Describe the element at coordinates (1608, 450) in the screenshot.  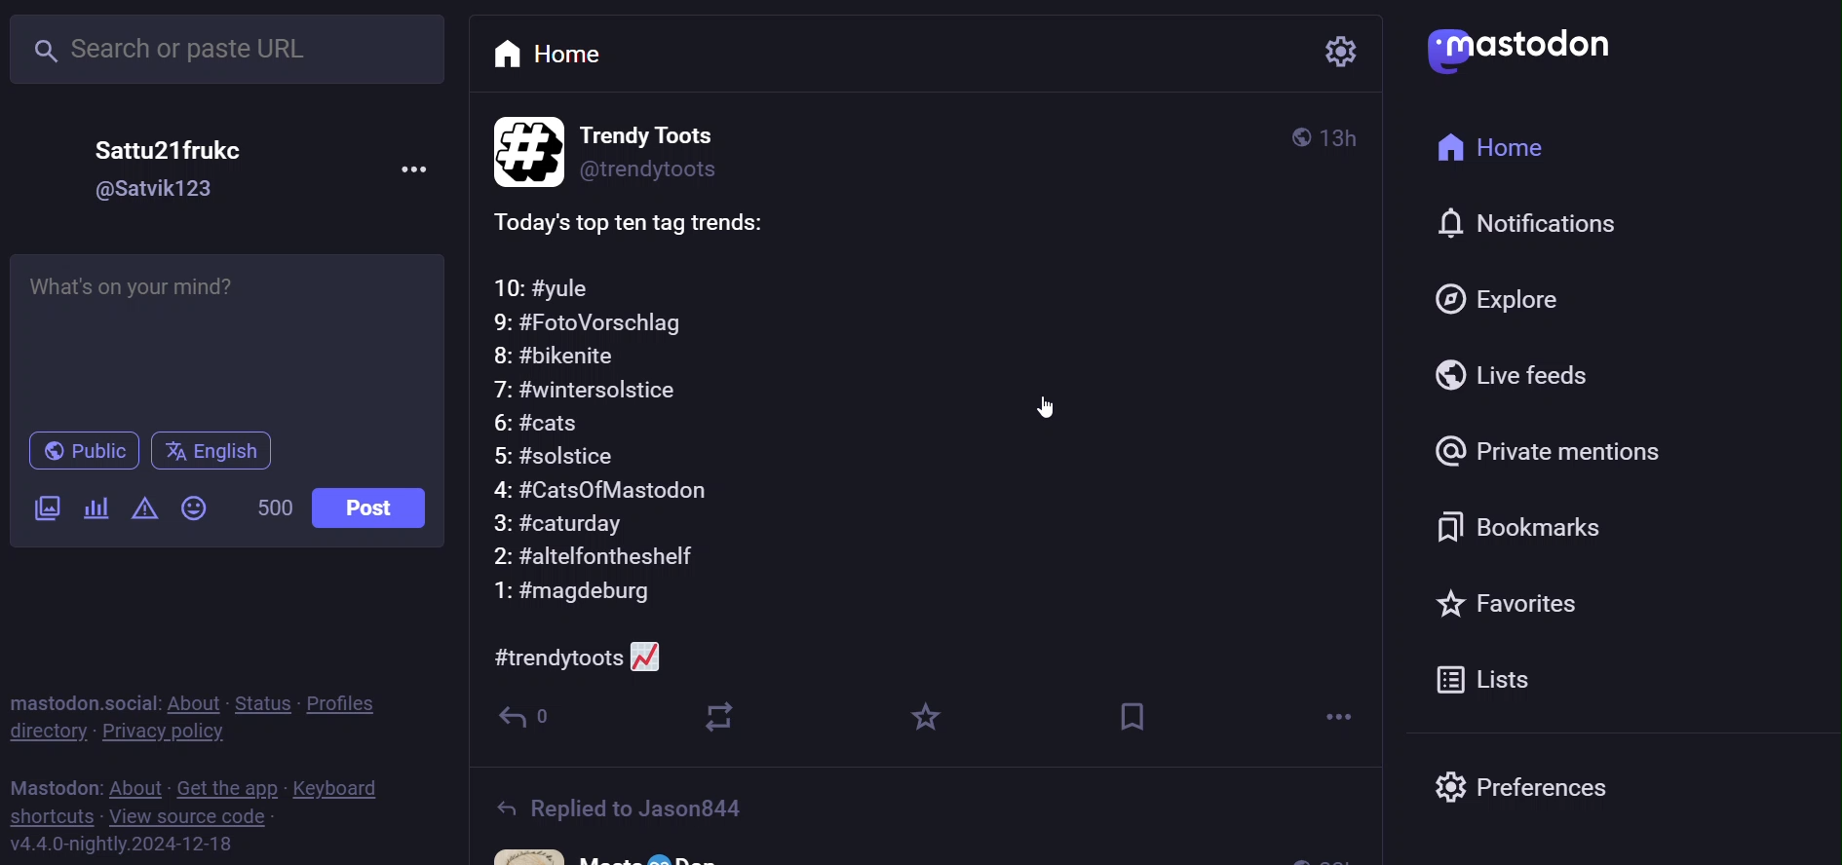
I see `private mentions` at that location.